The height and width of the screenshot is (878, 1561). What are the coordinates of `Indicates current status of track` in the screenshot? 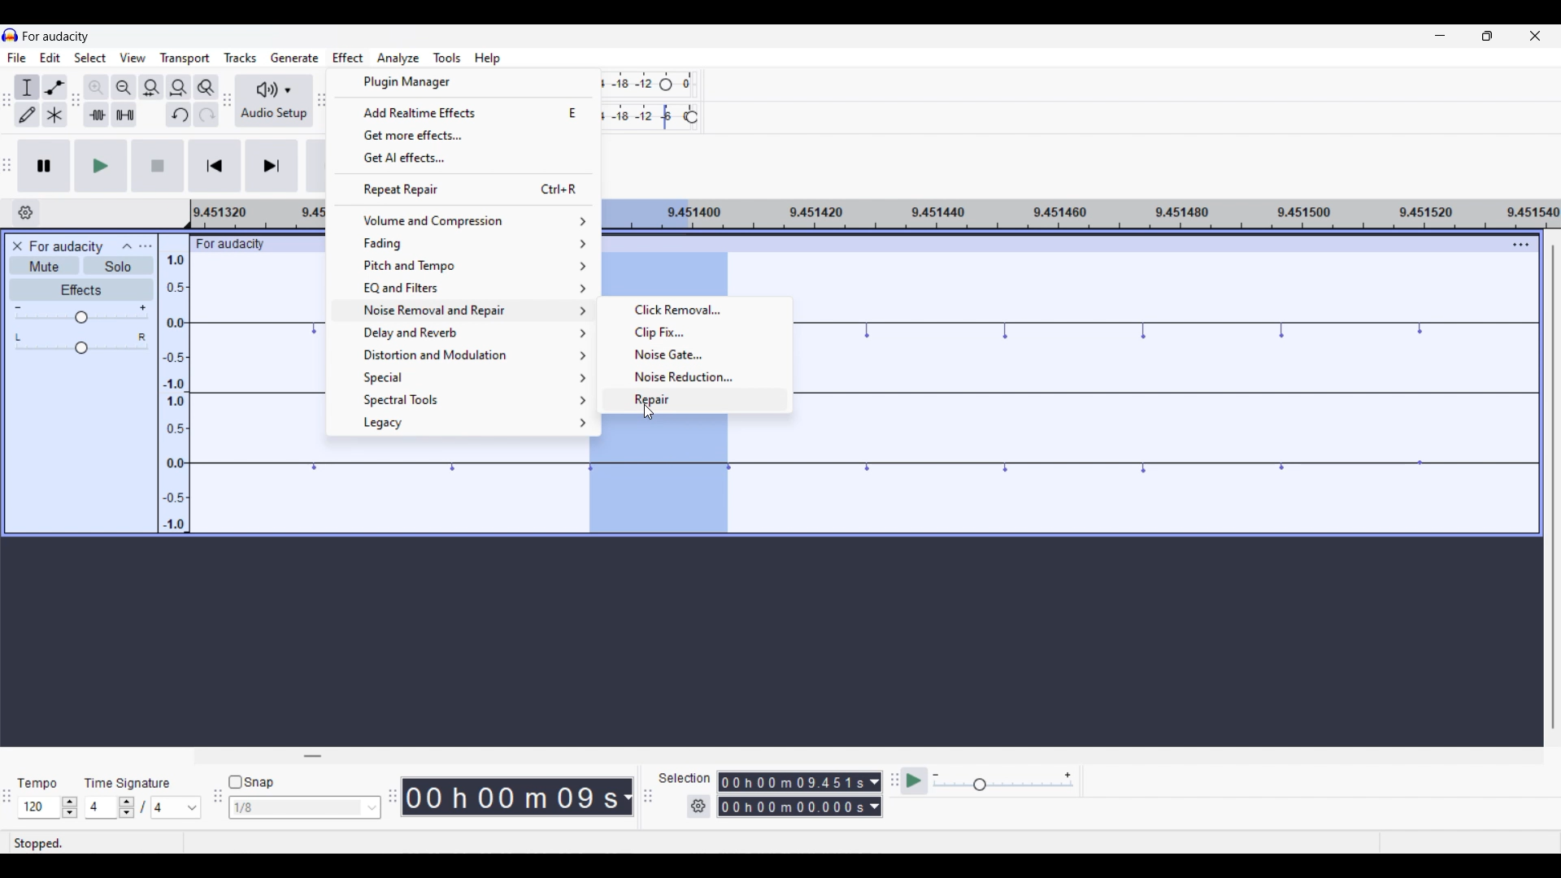 It's located at (41, 843).